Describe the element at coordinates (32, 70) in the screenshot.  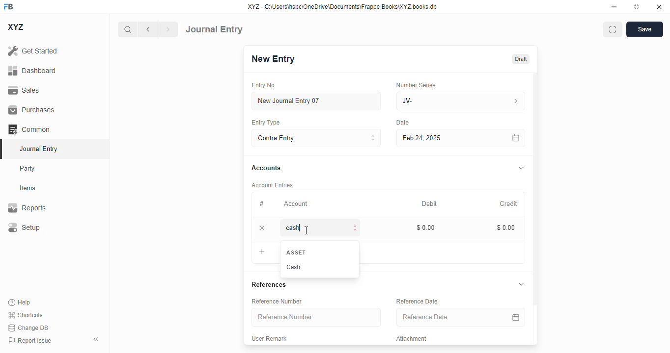
I see `dashboard` at that location.